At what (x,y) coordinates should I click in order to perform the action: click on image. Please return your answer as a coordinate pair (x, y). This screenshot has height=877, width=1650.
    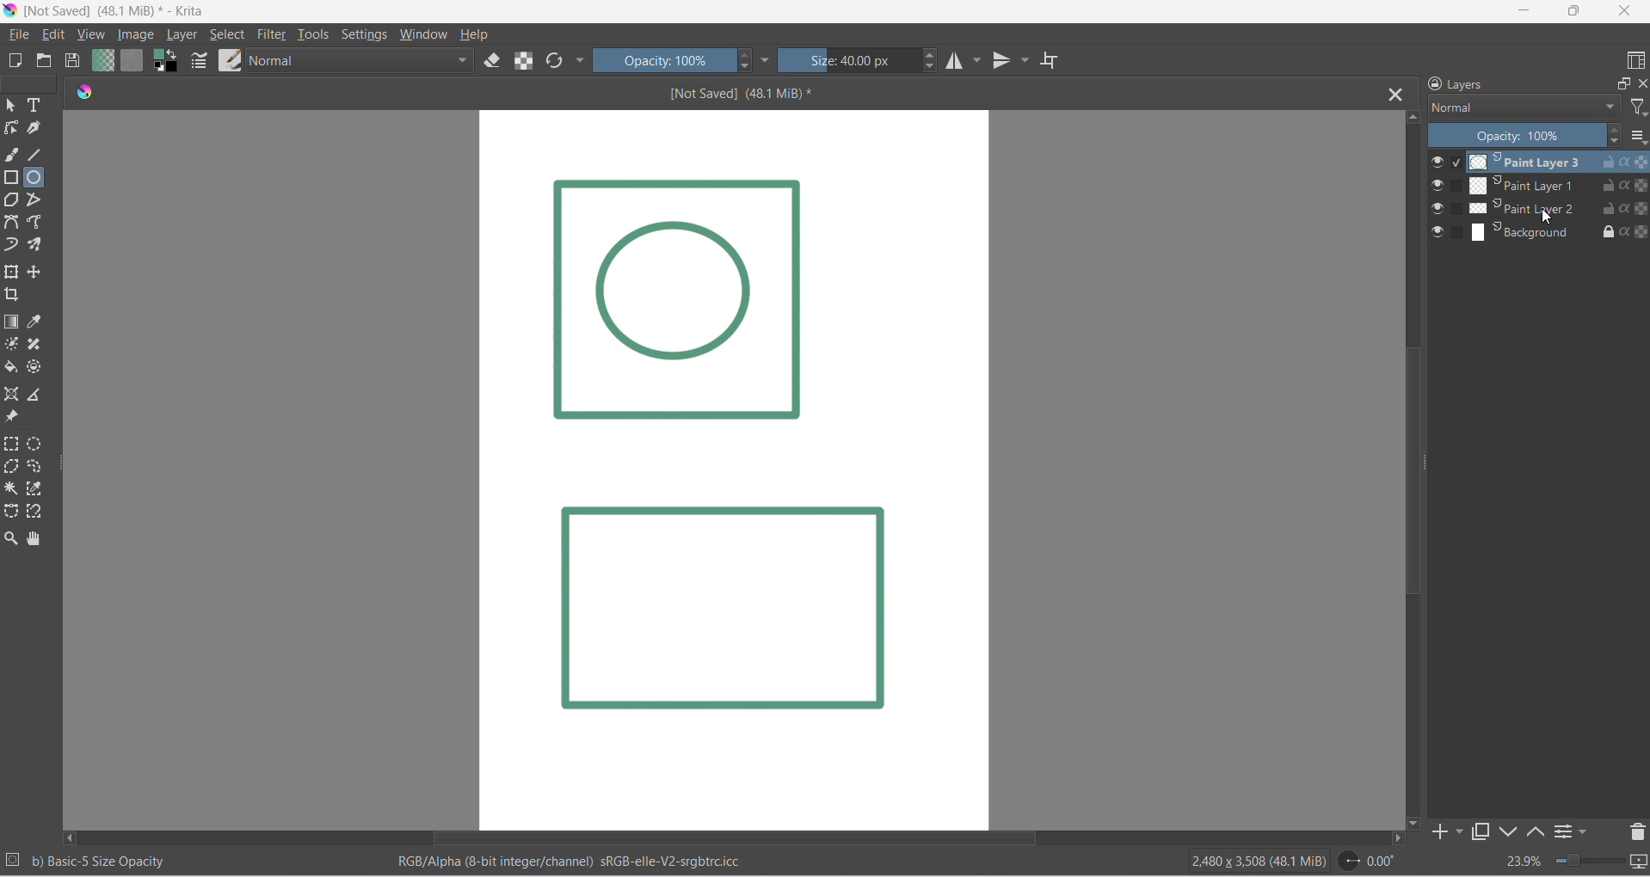
    Looking at the image, I should click on (142, 36).